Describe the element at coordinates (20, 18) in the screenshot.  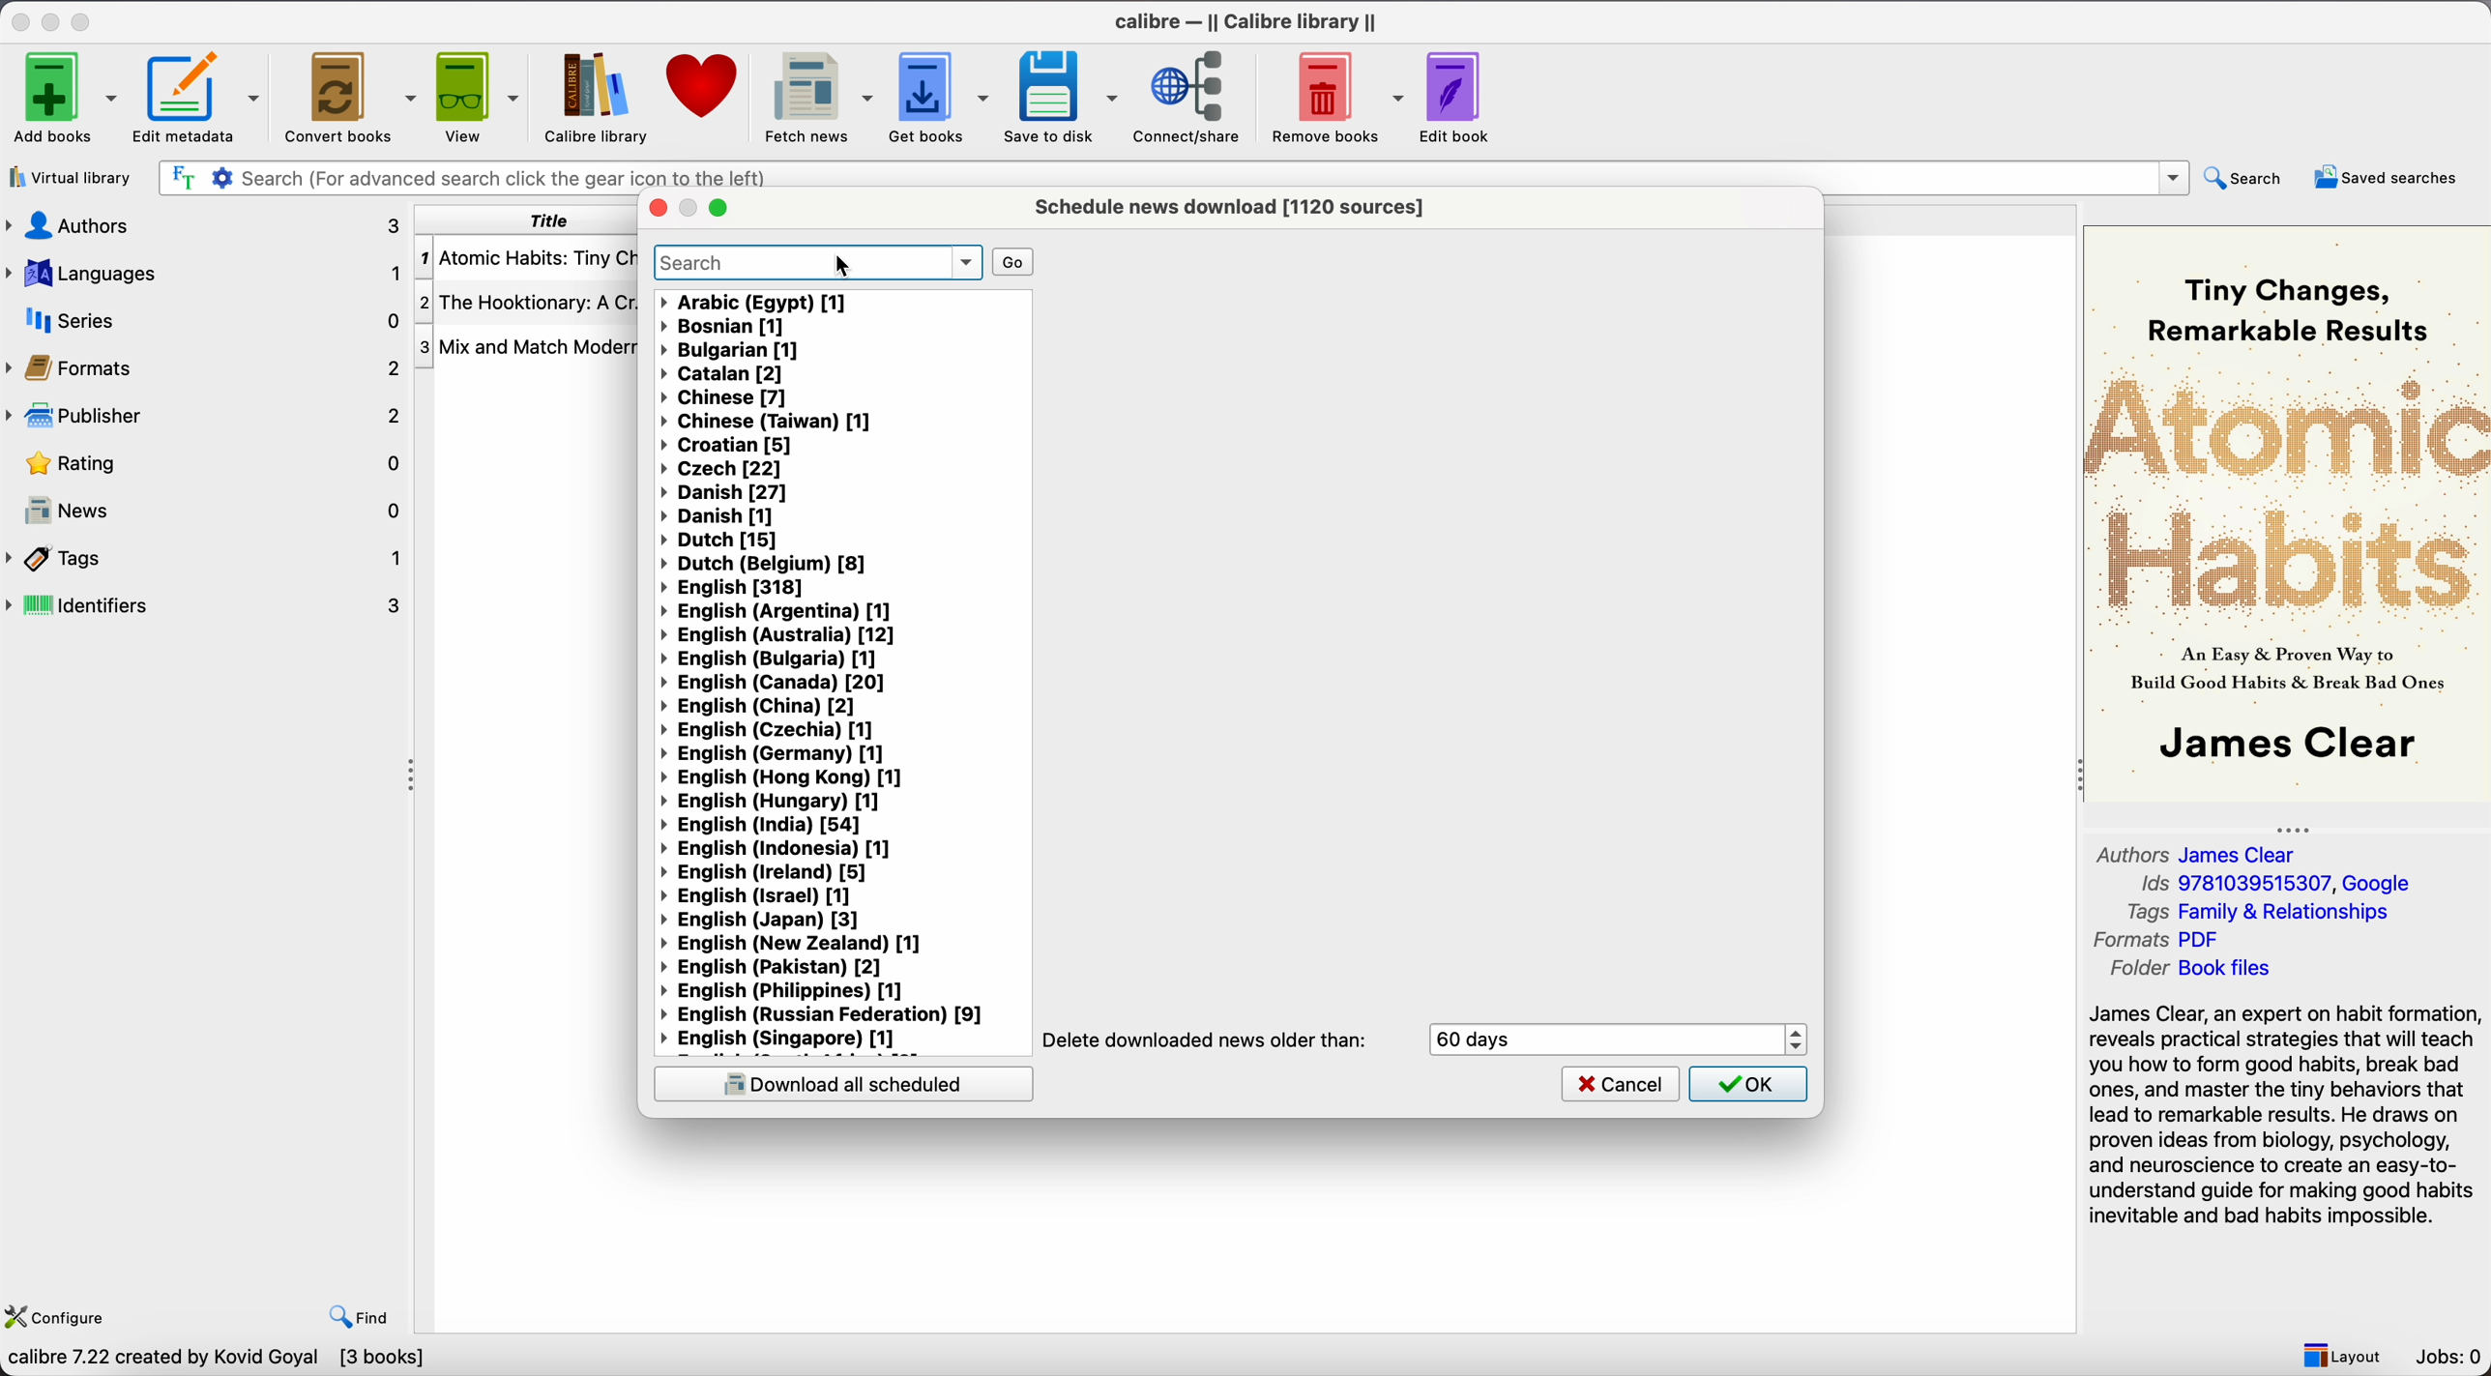
I see `close program` at that location.